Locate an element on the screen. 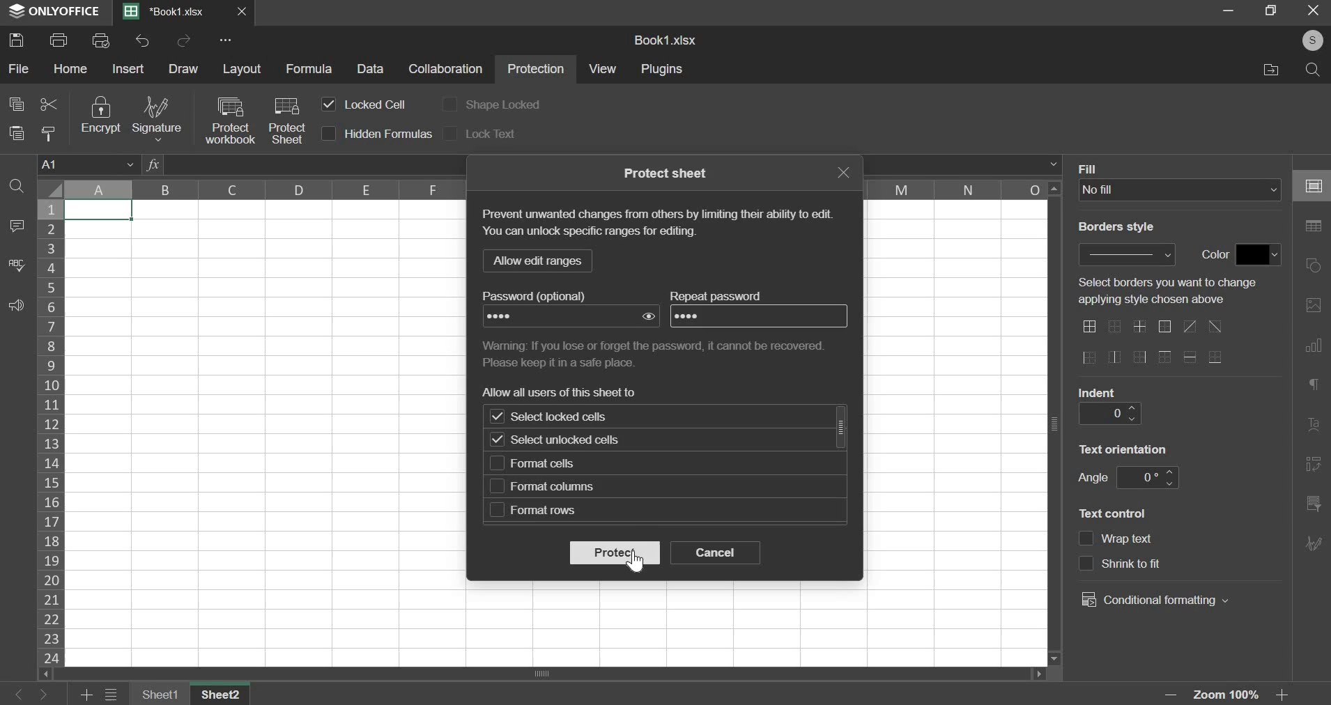 The height and width of the screenshot is (705, 1331). save is located at coordinates (17, 38).